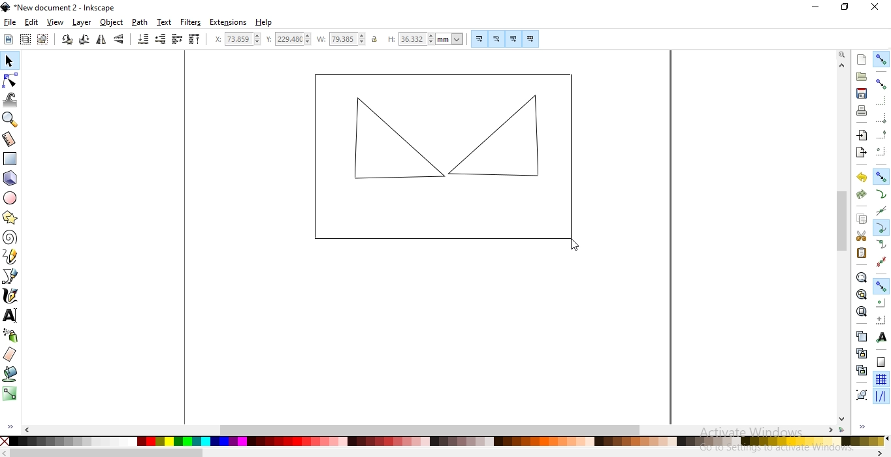 The image size is (891, 457). I want to click on snap guide, so click(882, 396).